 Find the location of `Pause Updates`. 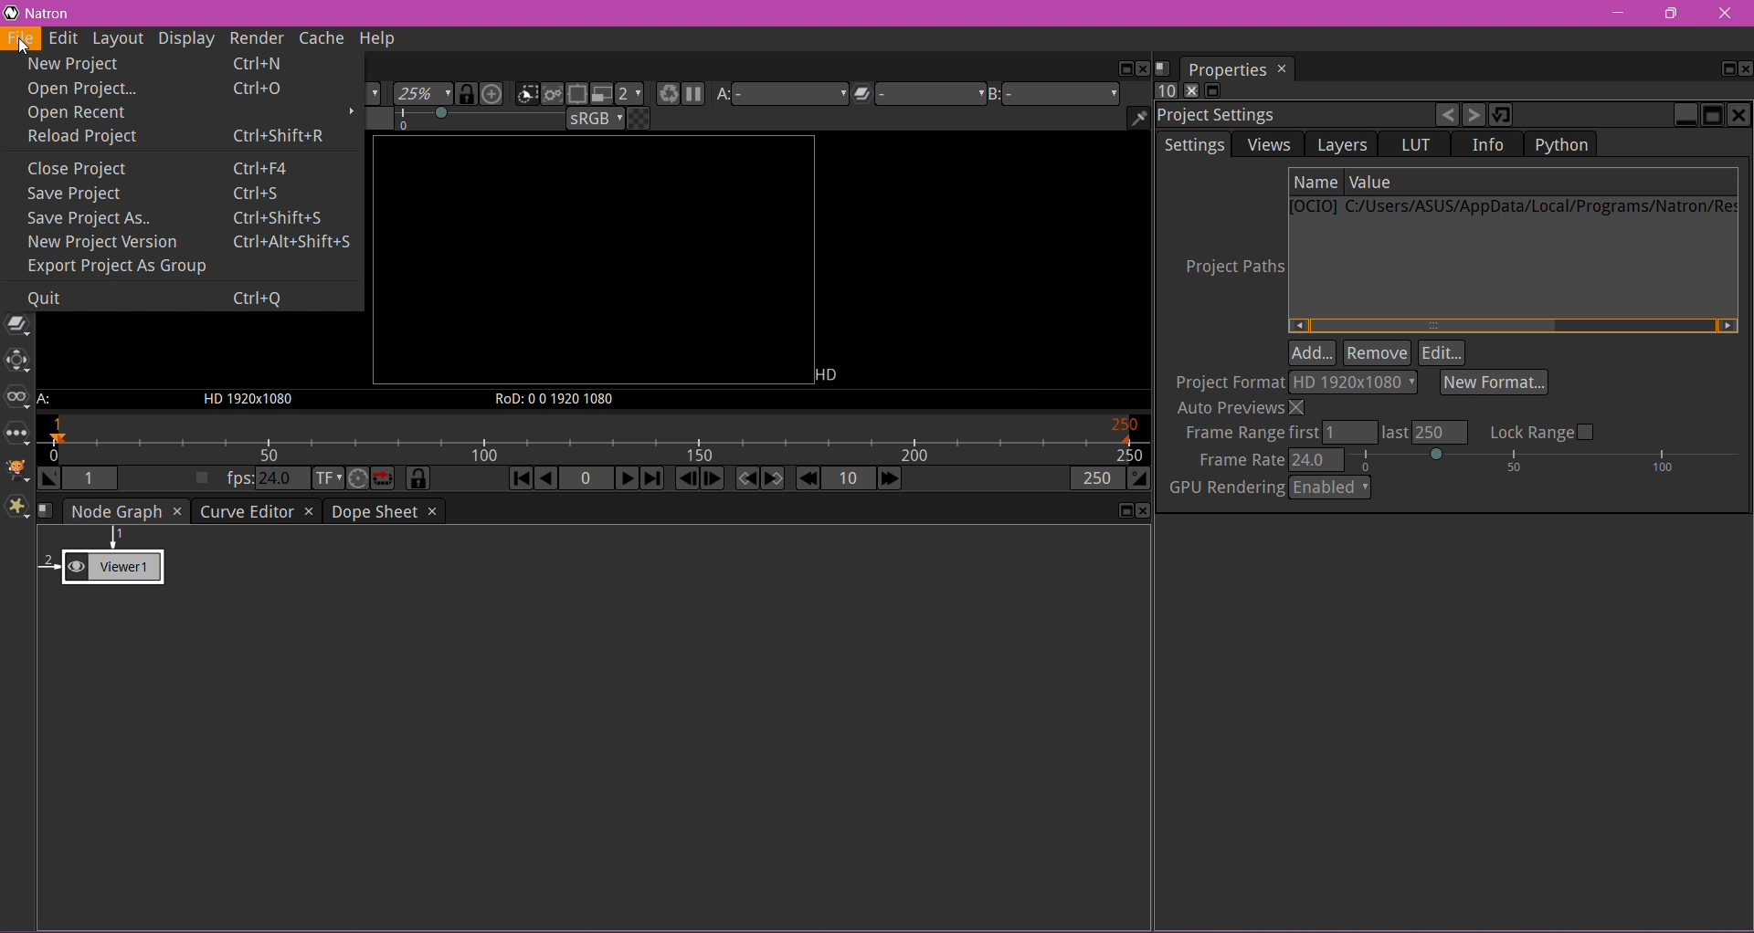

Pause Updates is located at coordinates (692, 94).